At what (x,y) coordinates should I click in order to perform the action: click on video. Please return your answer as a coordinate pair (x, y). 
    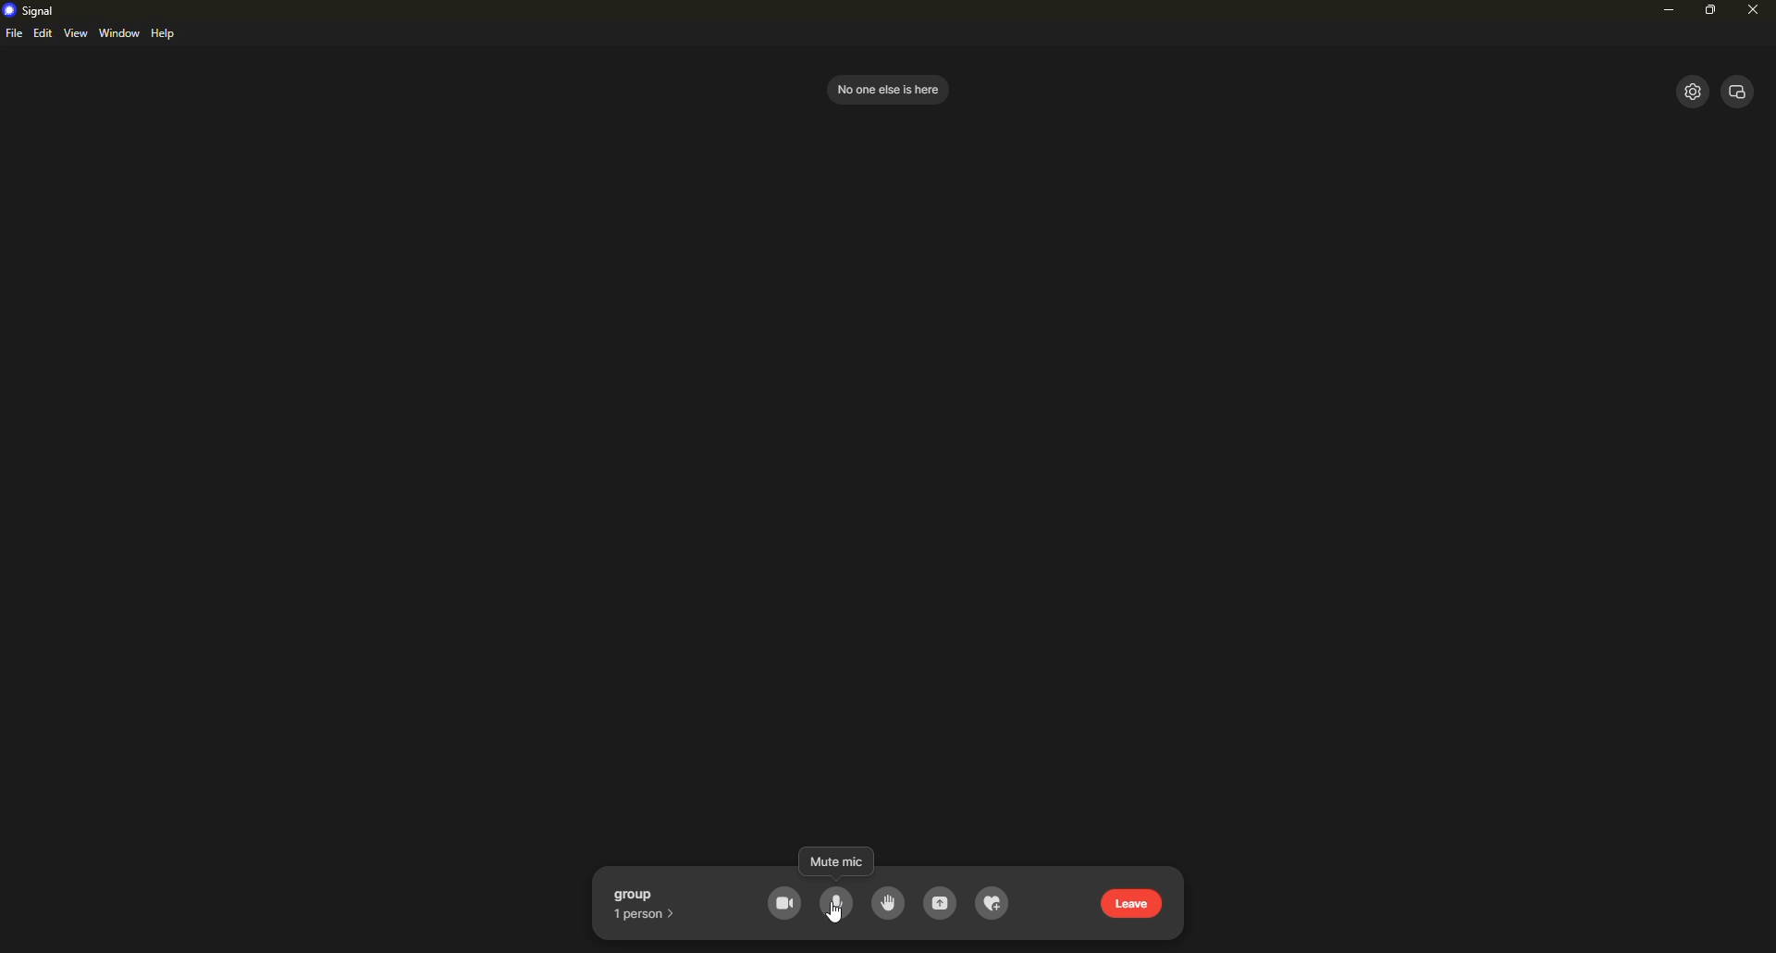
    Looking at the image, I should click on (785, 904).